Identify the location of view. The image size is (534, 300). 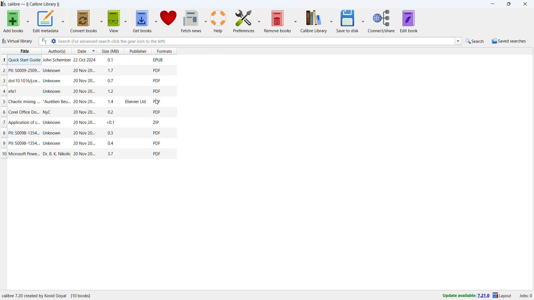
(114, 21).